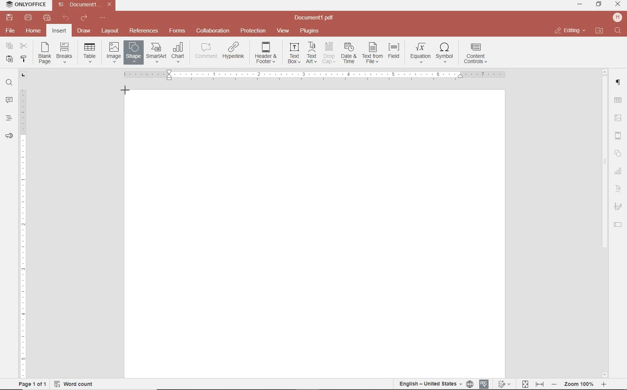  What do you see at coordinates (618, 171) in the screenshot?
I see `CHART` at bounding box center [618, 171].